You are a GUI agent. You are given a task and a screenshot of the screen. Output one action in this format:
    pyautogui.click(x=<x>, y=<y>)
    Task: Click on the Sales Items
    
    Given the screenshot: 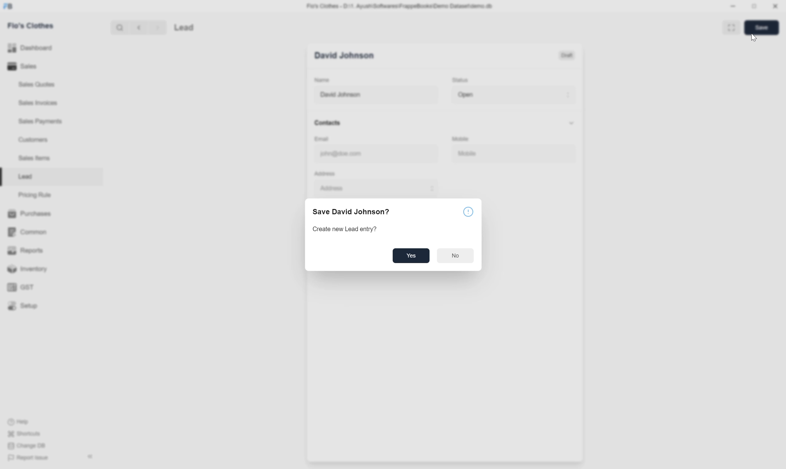 What is the action you would take?
    pyautogui.click(x=37, y=160)
    